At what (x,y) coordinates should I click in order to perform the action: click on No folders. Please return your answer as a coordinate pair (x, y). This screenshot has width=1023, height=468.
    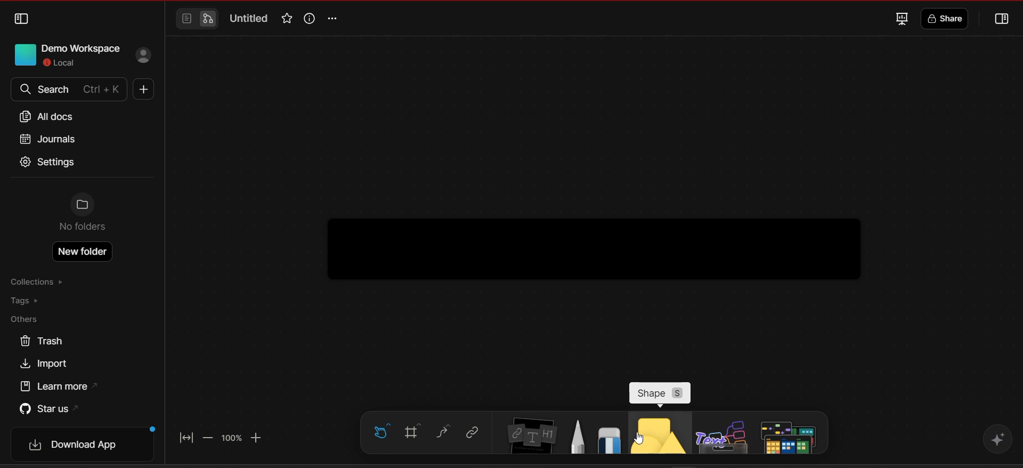
    Looking at the image, I should click on (85, 213).